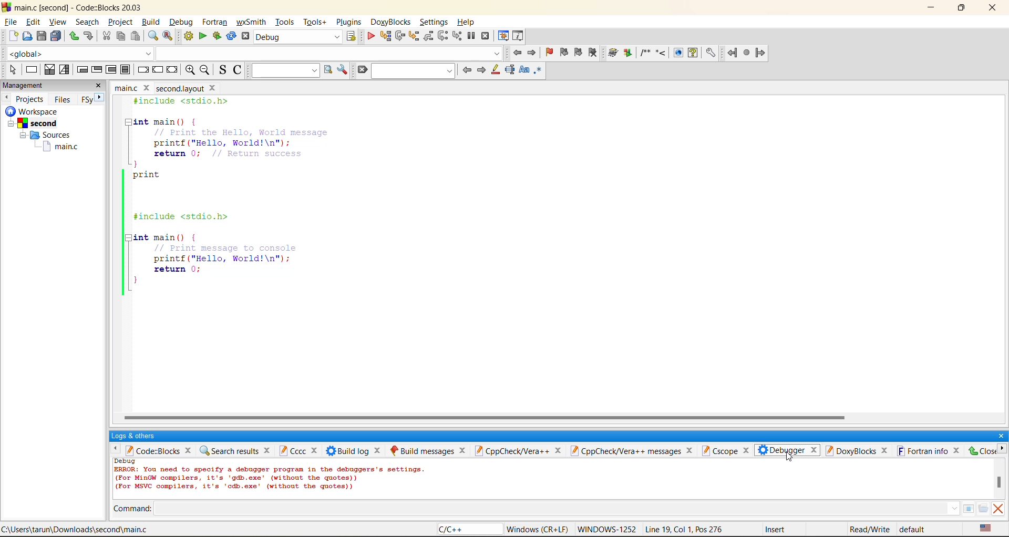  What do you see at coordinates (1001, 433) in the screenshot?
I see `close` at bounding box center [1001, 433].